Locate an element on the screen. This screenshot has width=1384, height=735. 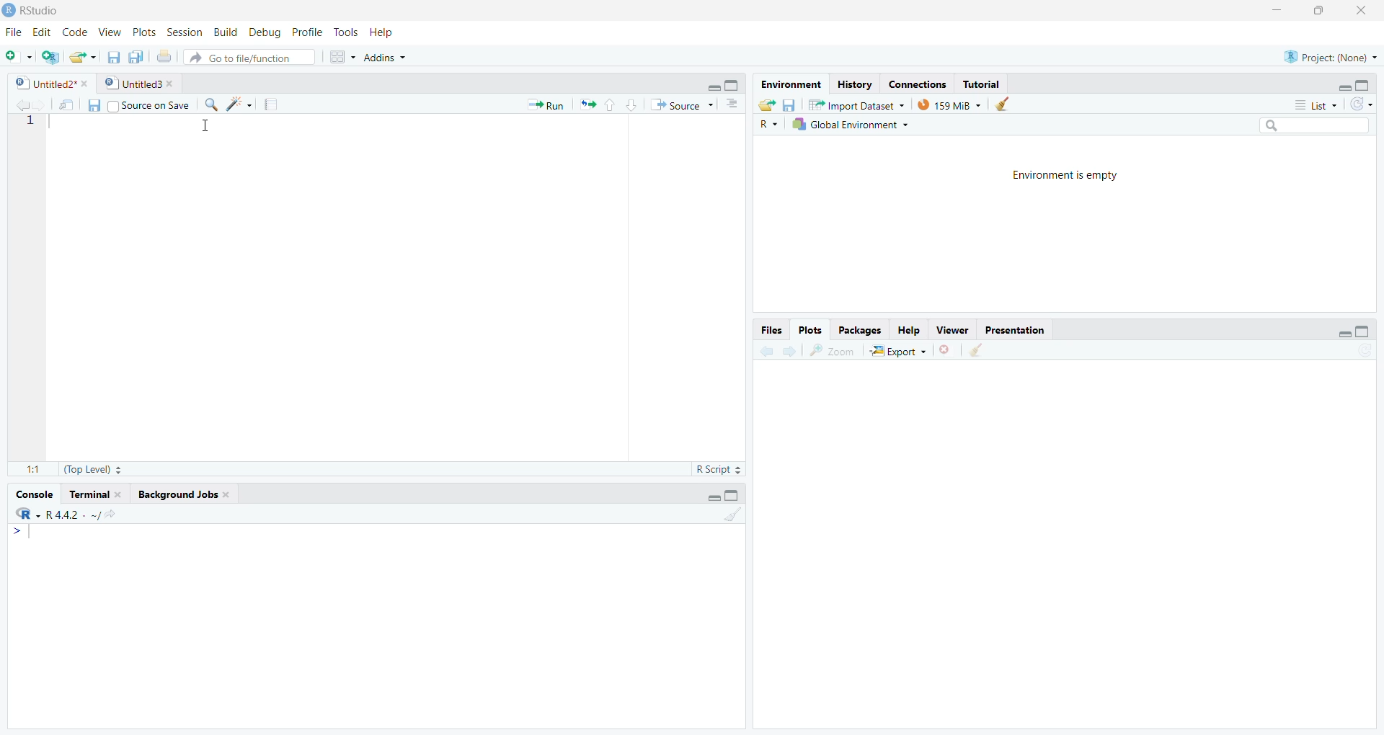
Delete is located at coordinates (946, 350).